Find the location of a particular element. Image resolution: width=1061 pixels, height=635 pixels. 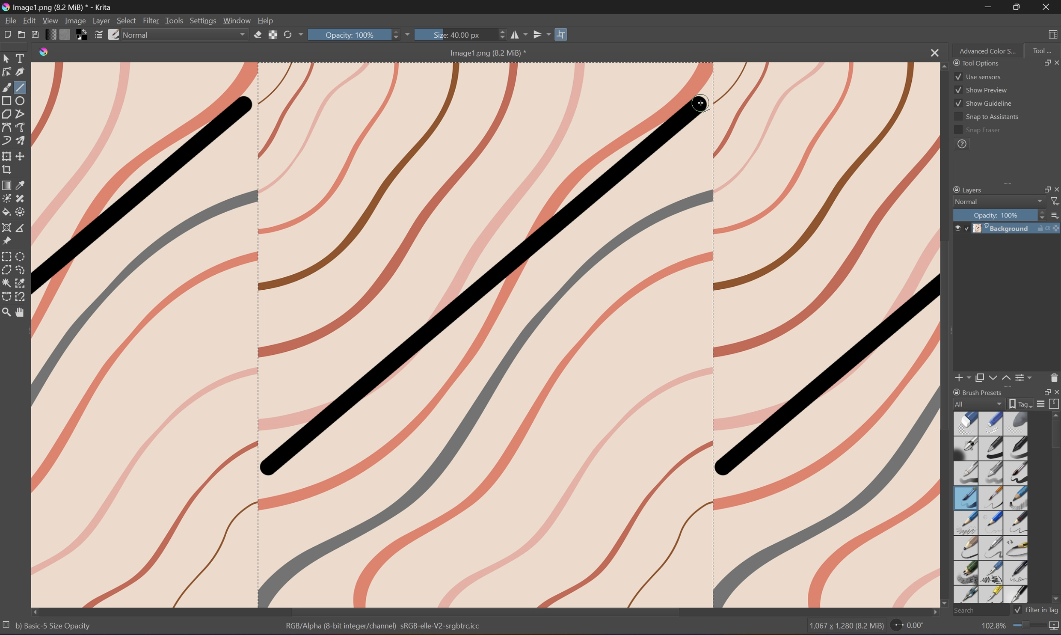

Tools is located at coordinates (175, 21).